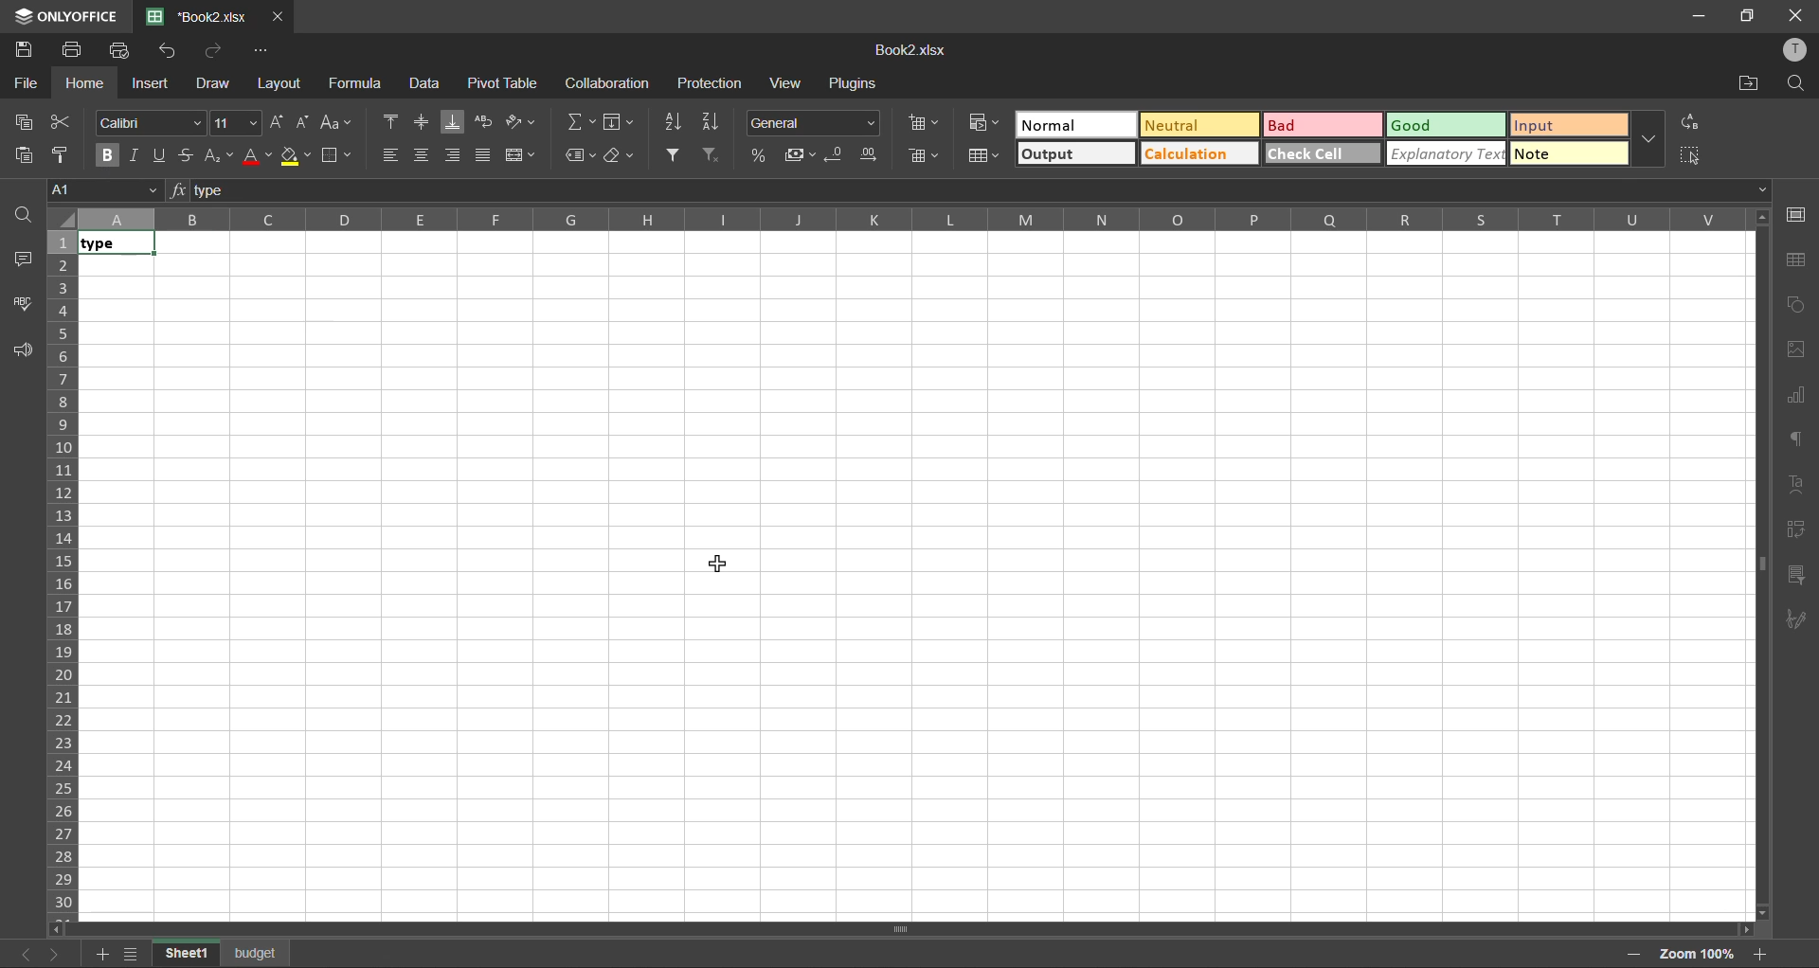 The width and height of the screenshot is (1819, 968). I want to click on signature, so click(1796, 619).